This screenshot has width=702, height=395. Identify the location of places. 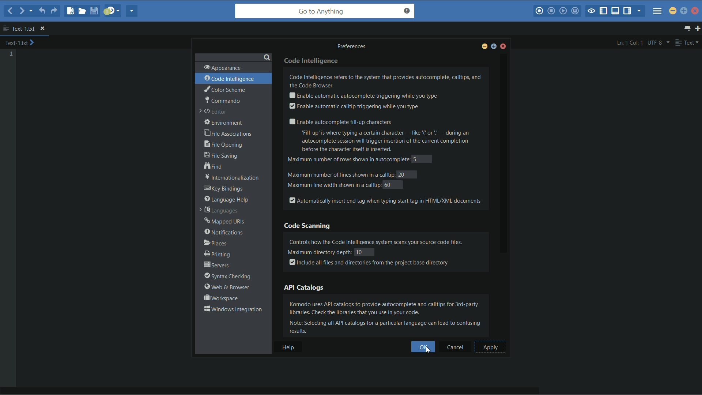
(216, 243).